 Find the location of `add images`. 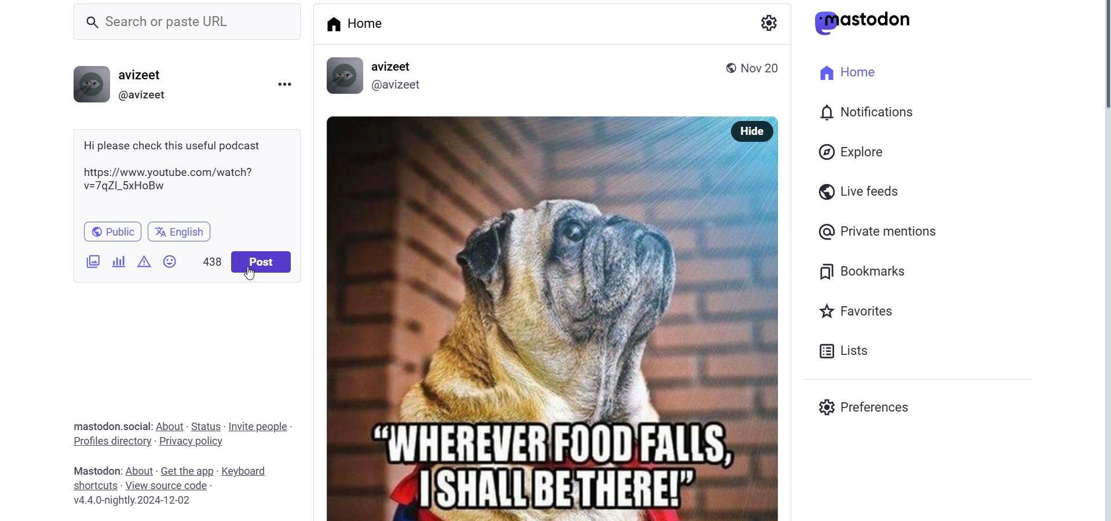

add images is located at coordinates (92, 263).